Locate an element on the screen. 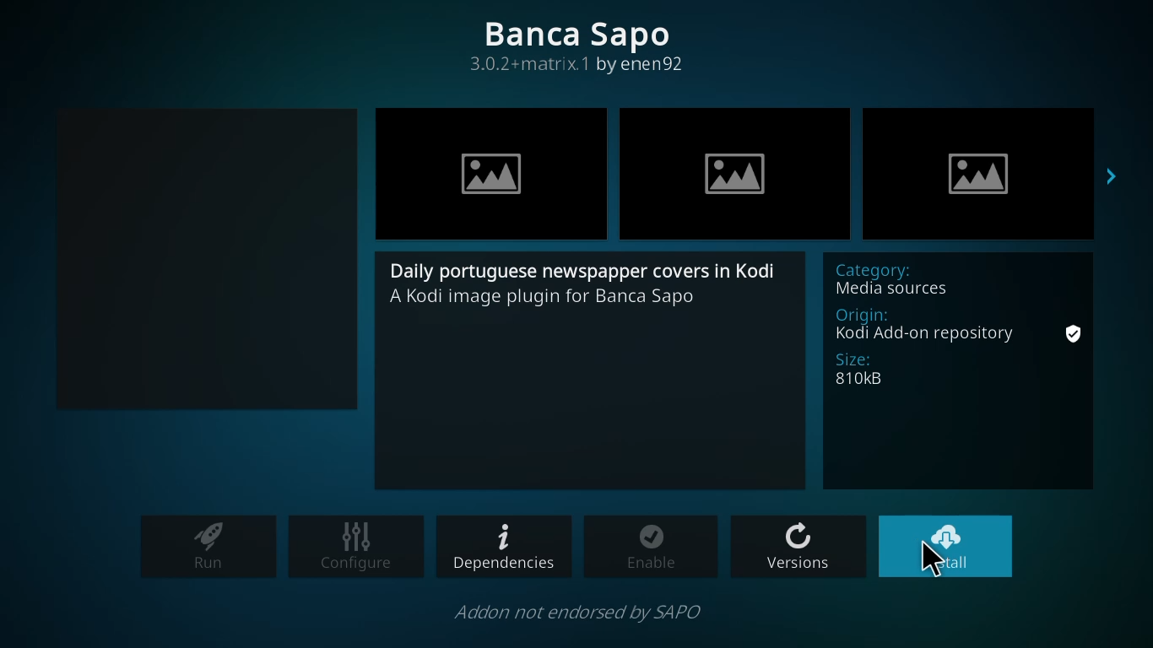 The height and width of the screenshot is (648, 1153). enable is located at coordinates (651, 547).